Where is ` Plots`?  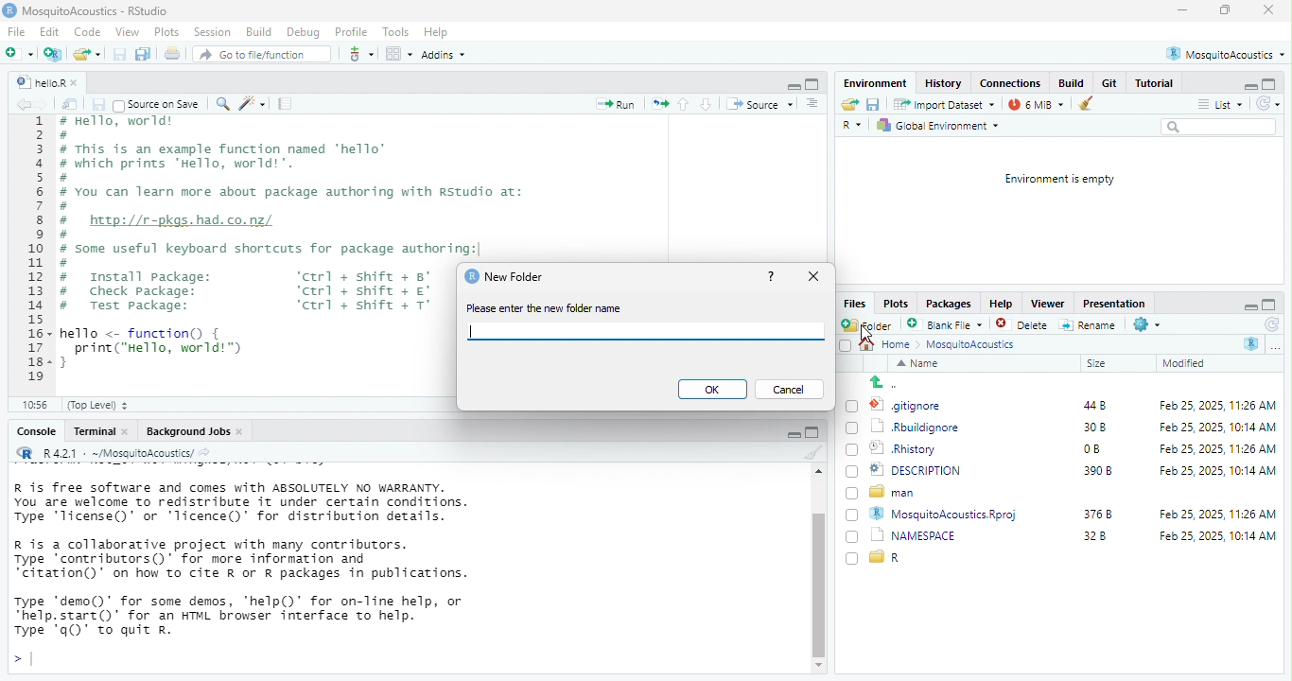  Plots is located at coordinates (897, 304).